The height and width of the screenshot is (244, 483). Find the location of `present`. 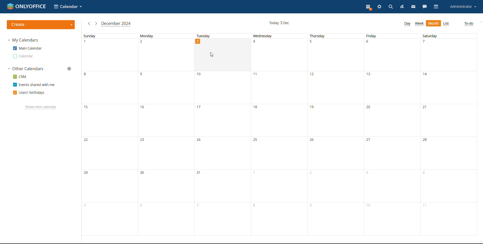

present is located at coordinates (368, 7).